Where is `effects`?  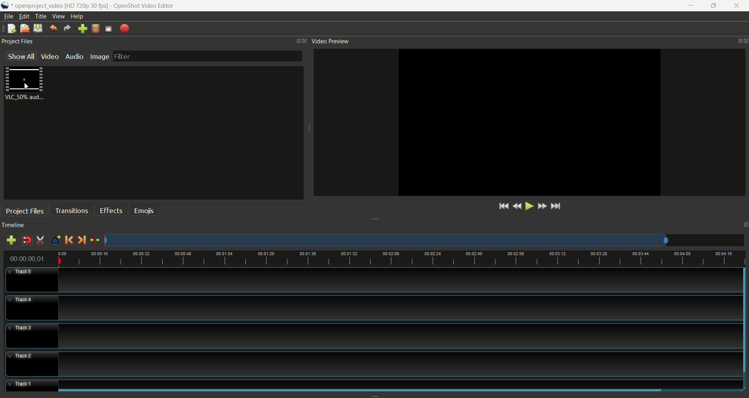 effects is located at coordinates (110, 210).